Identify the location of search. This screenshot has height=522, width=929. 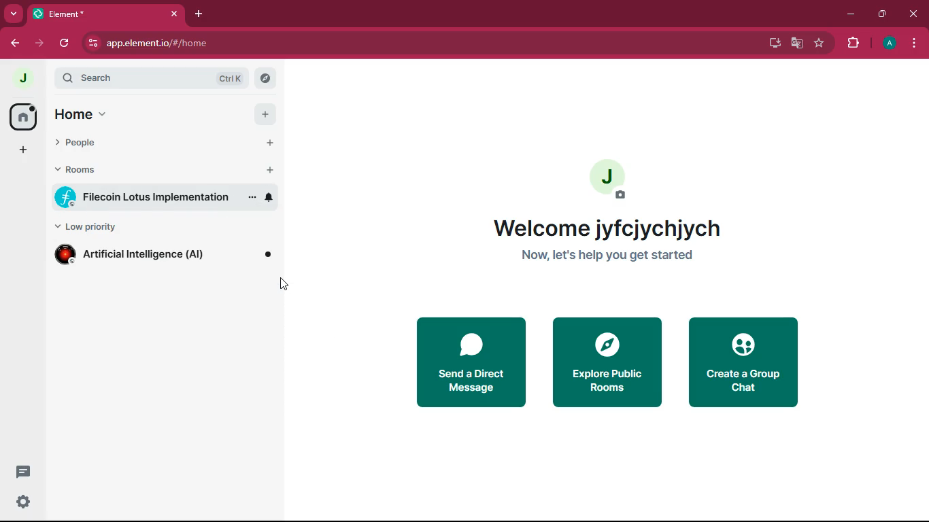
(265, 79).